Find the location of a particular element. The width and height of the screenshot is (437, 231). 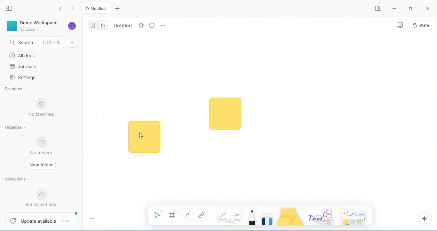

new doc is located at coordinates (72, 42).